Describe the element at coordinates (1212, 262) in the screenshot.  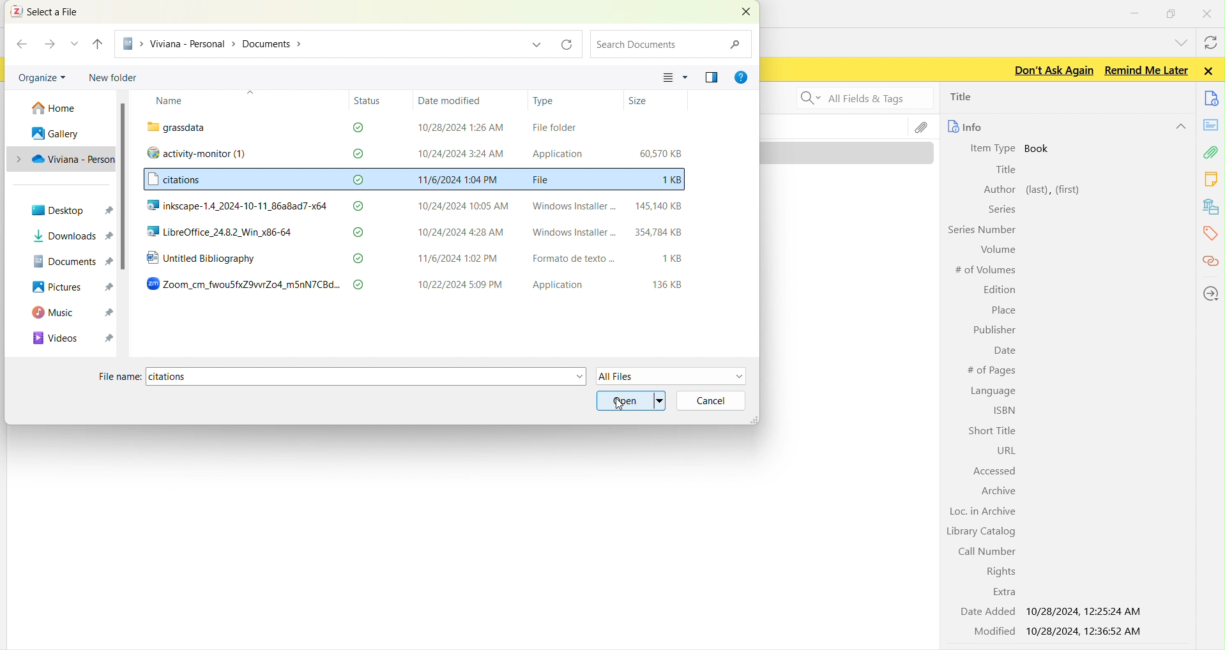
I see `citations` at that location.